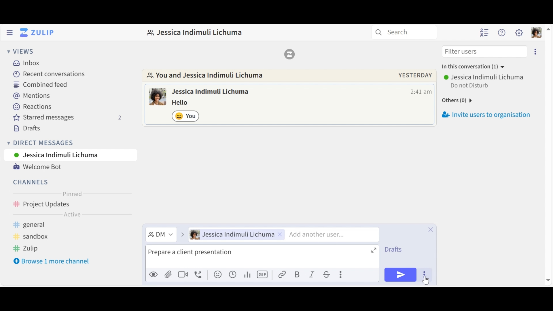 This screenshot has height=311, width=553. What do you see at coordinates (502, 33) in the screenshot?
I see `Help menu` at bounding box center [502, 33].